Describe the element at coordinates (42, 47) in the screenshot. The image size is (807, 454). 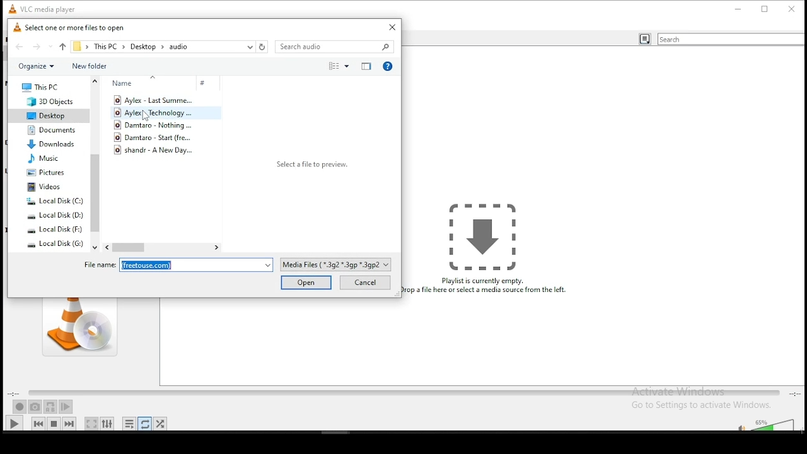
I see `forward` at that location.